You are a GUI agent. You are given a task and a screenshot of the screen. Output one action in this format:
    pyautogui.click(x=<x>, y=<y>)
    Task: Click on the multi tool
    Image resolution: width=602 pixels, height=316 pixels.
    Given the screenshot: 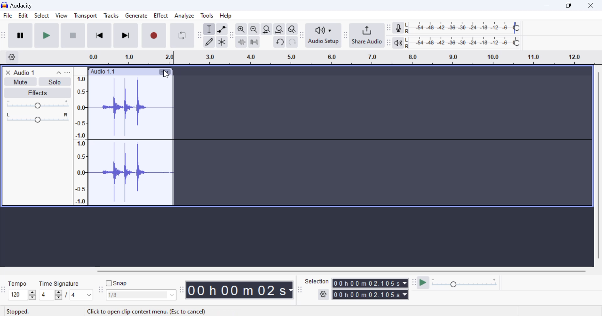 What is the action you would take?
    pyautogui.click(x=222, y=42)
    